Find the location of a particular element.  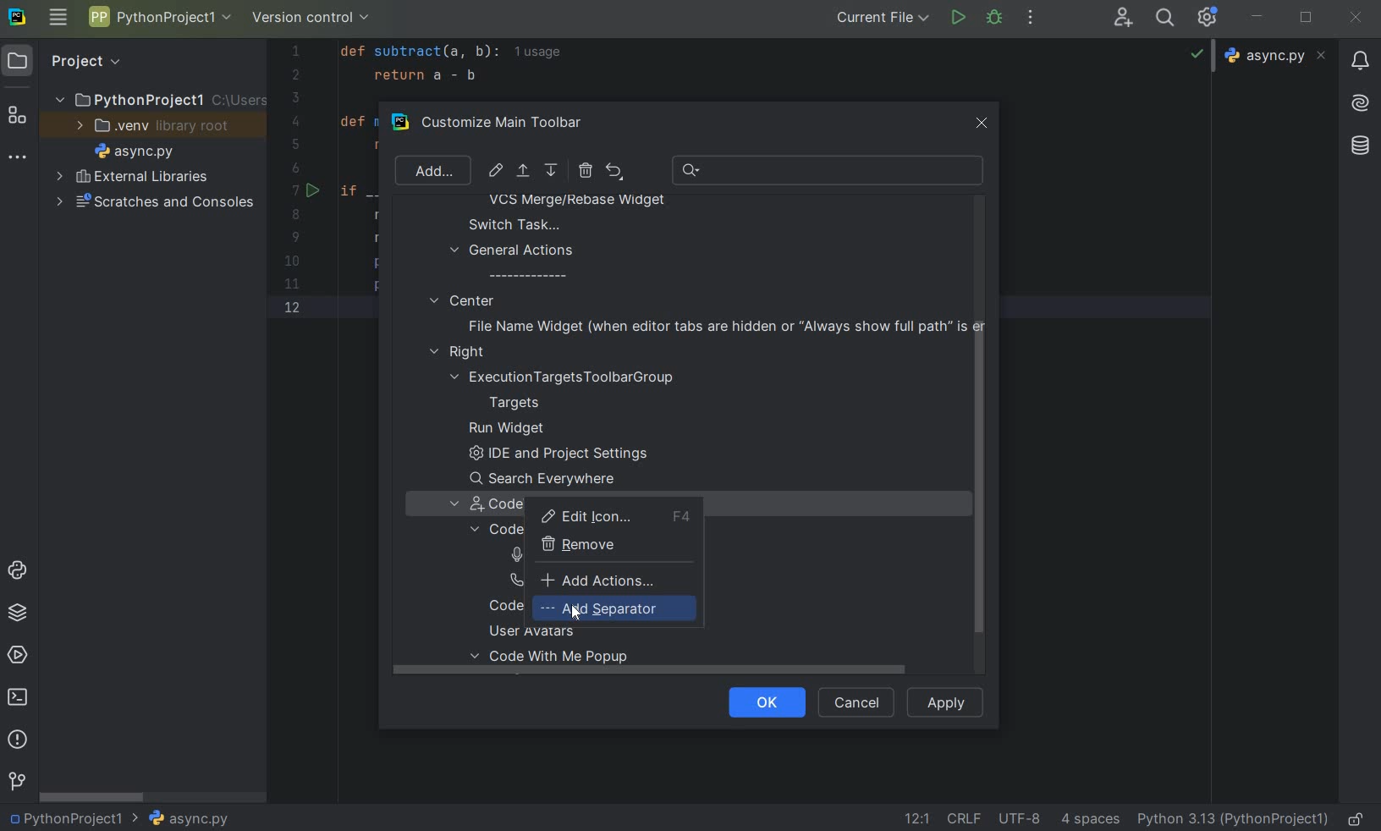

FILE NAME is located at coordinates (130, 152).